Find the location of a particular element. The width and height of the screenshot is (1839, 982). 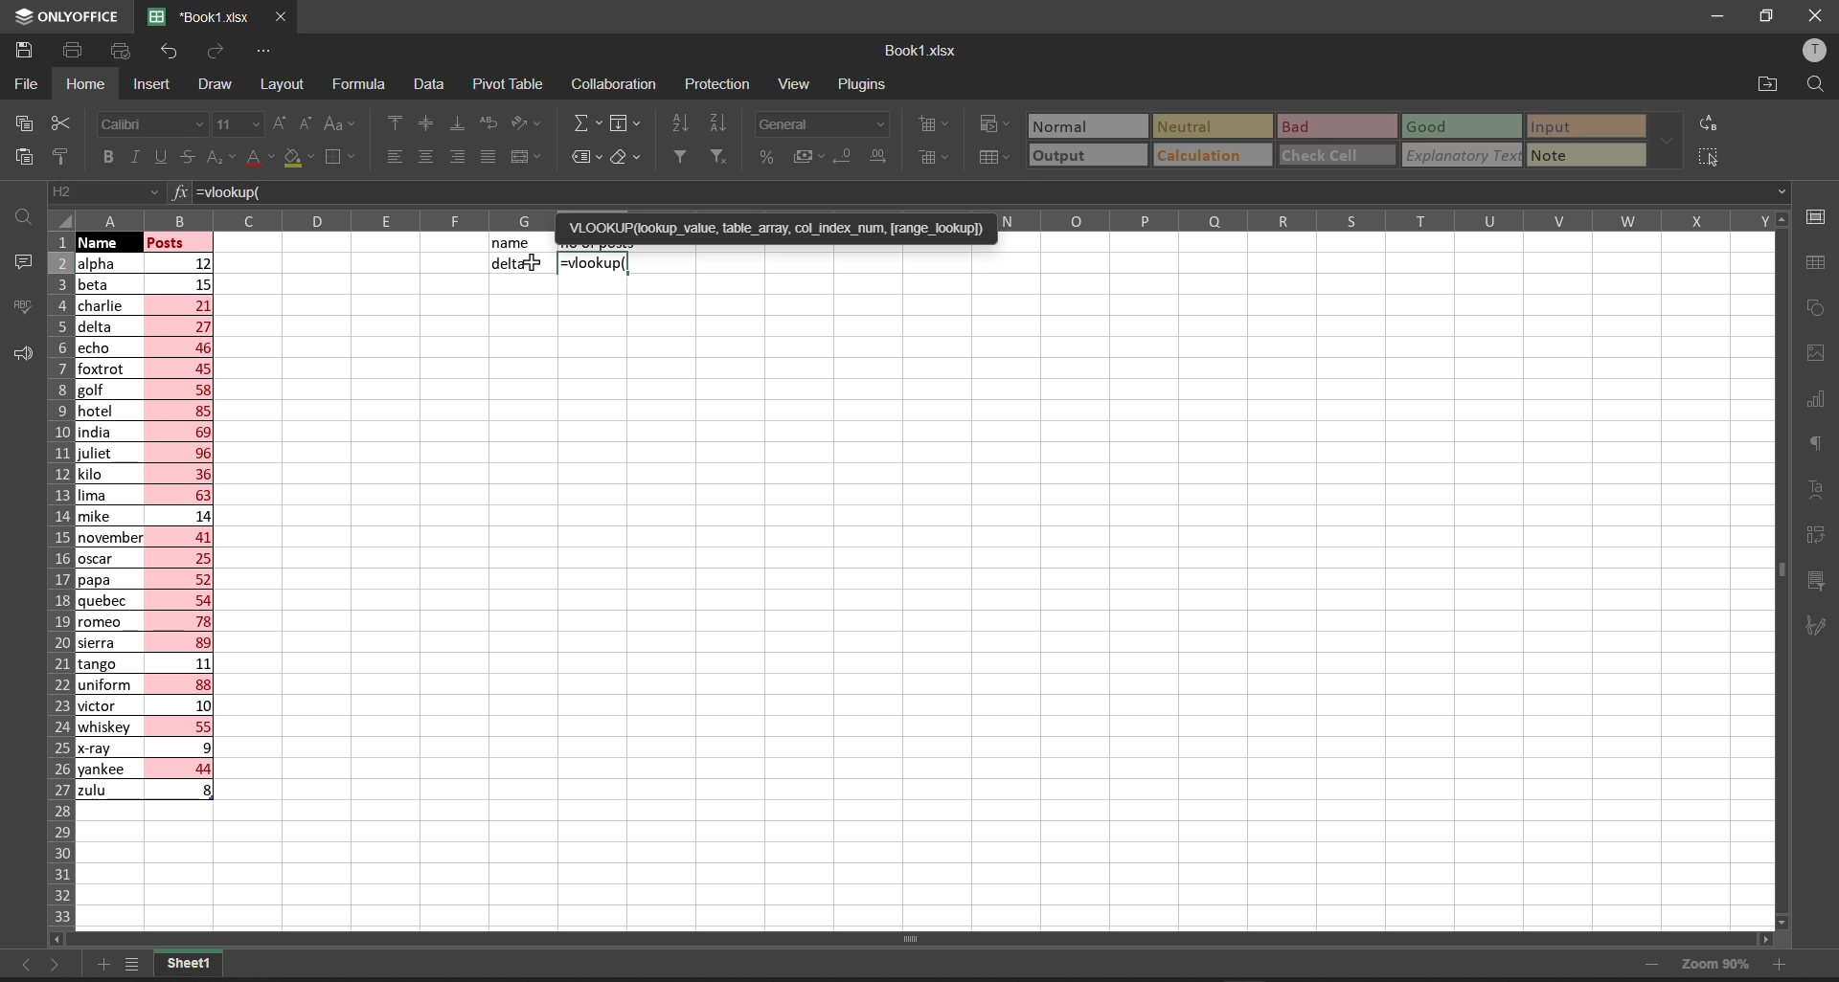

cut is located at coordinates (62, 120).